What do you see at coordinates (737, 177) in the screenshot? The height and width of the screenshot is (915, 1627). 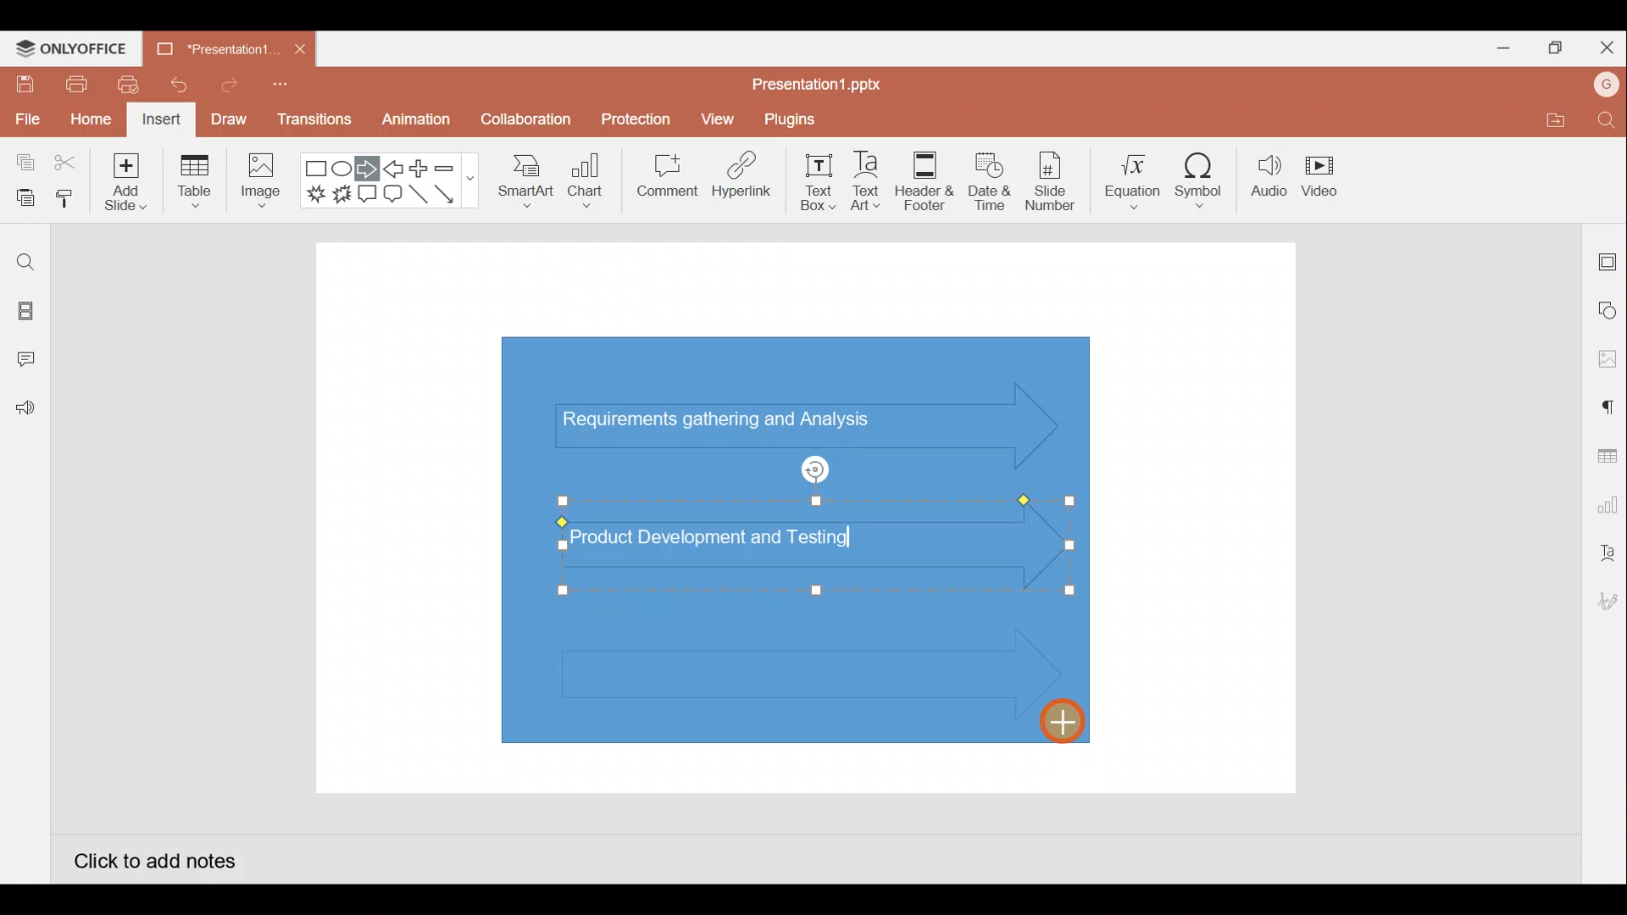 I see `Hyperlink` at bounding box center [737, 177].